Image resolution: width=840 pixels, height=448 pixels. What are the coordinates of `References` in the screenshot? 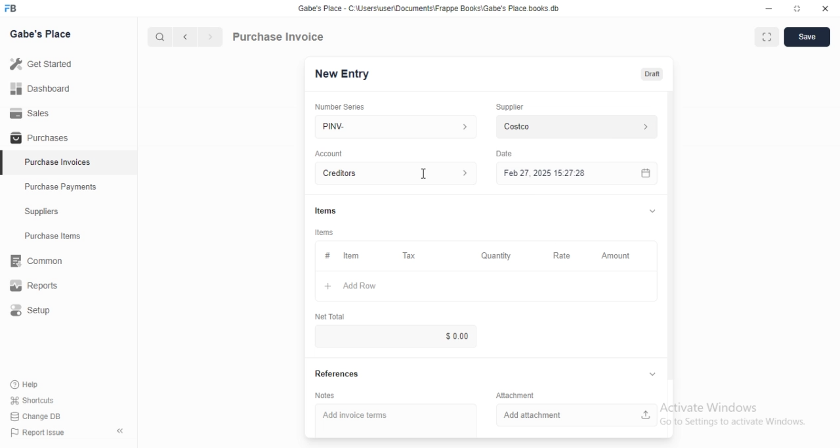 It's located at (337, 373).